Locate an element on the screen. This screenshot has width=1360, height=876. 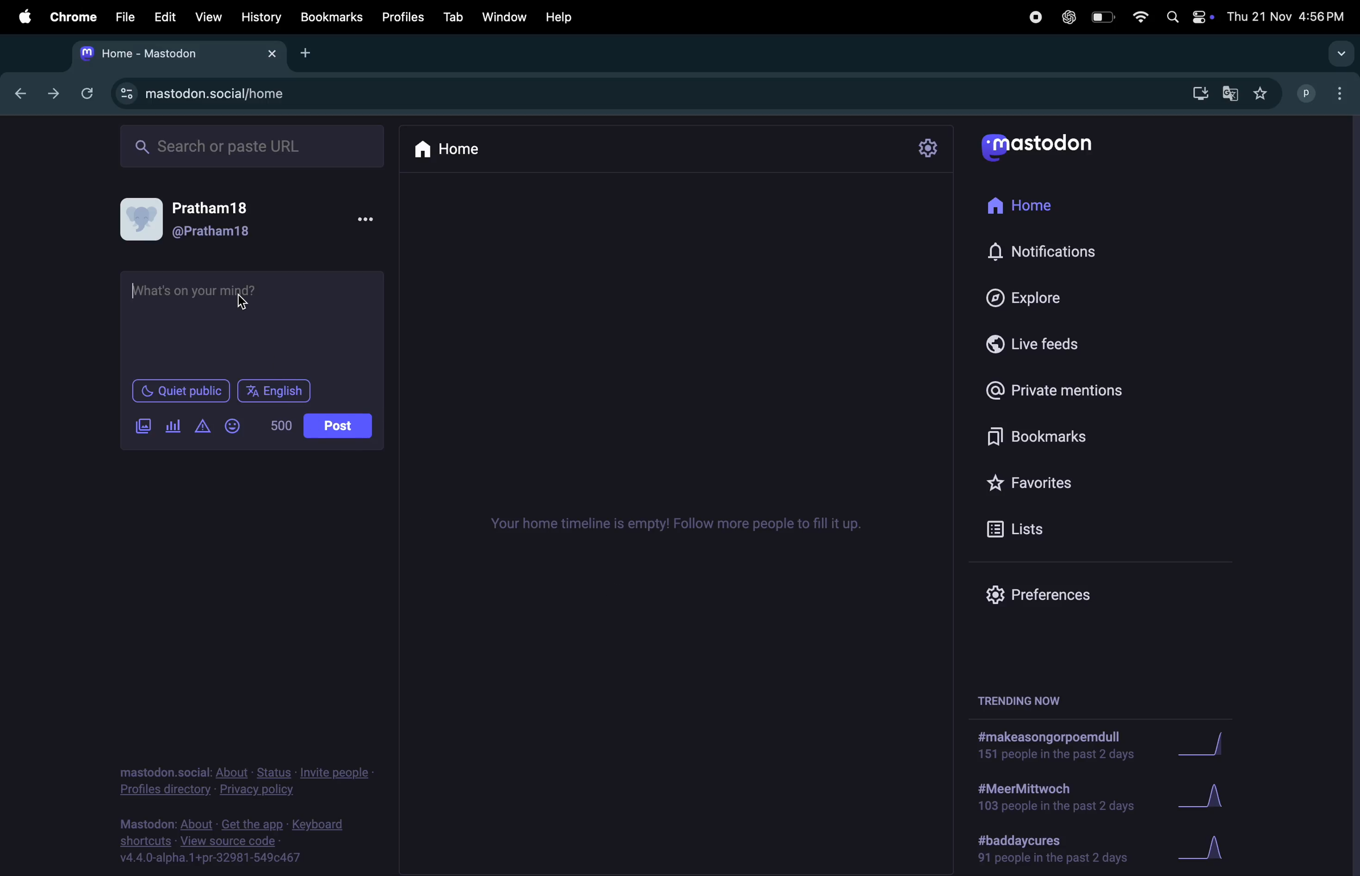
record is located at coordinates (1034, 17).